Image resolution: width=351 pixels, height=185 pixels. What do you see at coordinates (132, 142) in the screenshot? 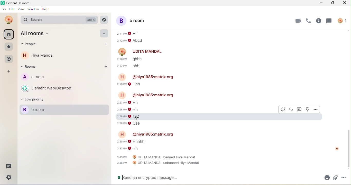
I see `2:35 pm Hhhhh` at bounding box center [132, 142].